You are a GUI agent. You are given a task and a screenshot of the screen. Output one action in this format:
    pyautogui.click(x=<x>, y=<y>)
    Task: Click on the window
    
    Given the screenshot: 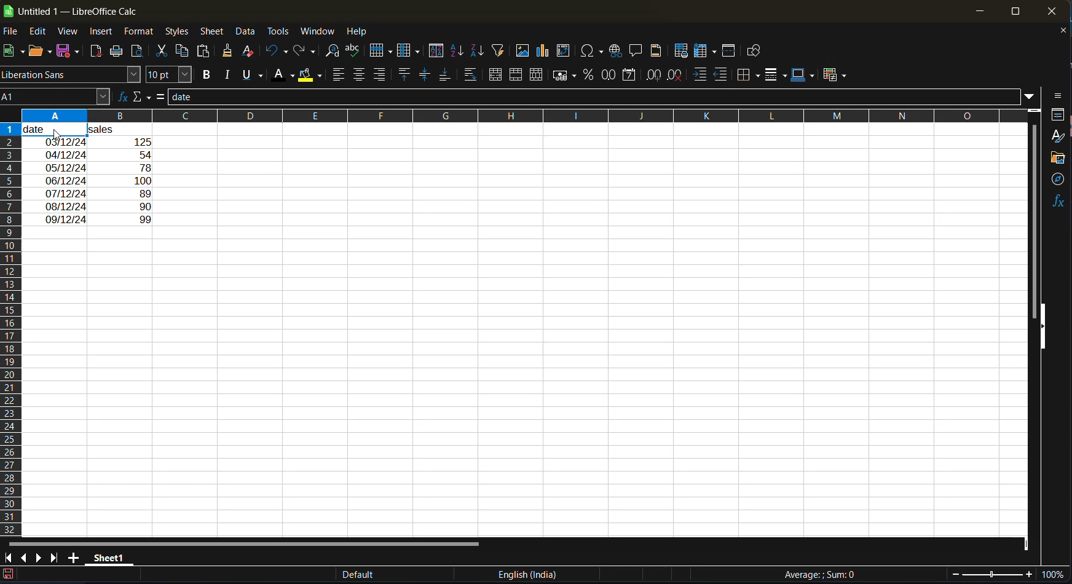 What is the action you would take?
    pyautogui.click(x=318, y=33)
    